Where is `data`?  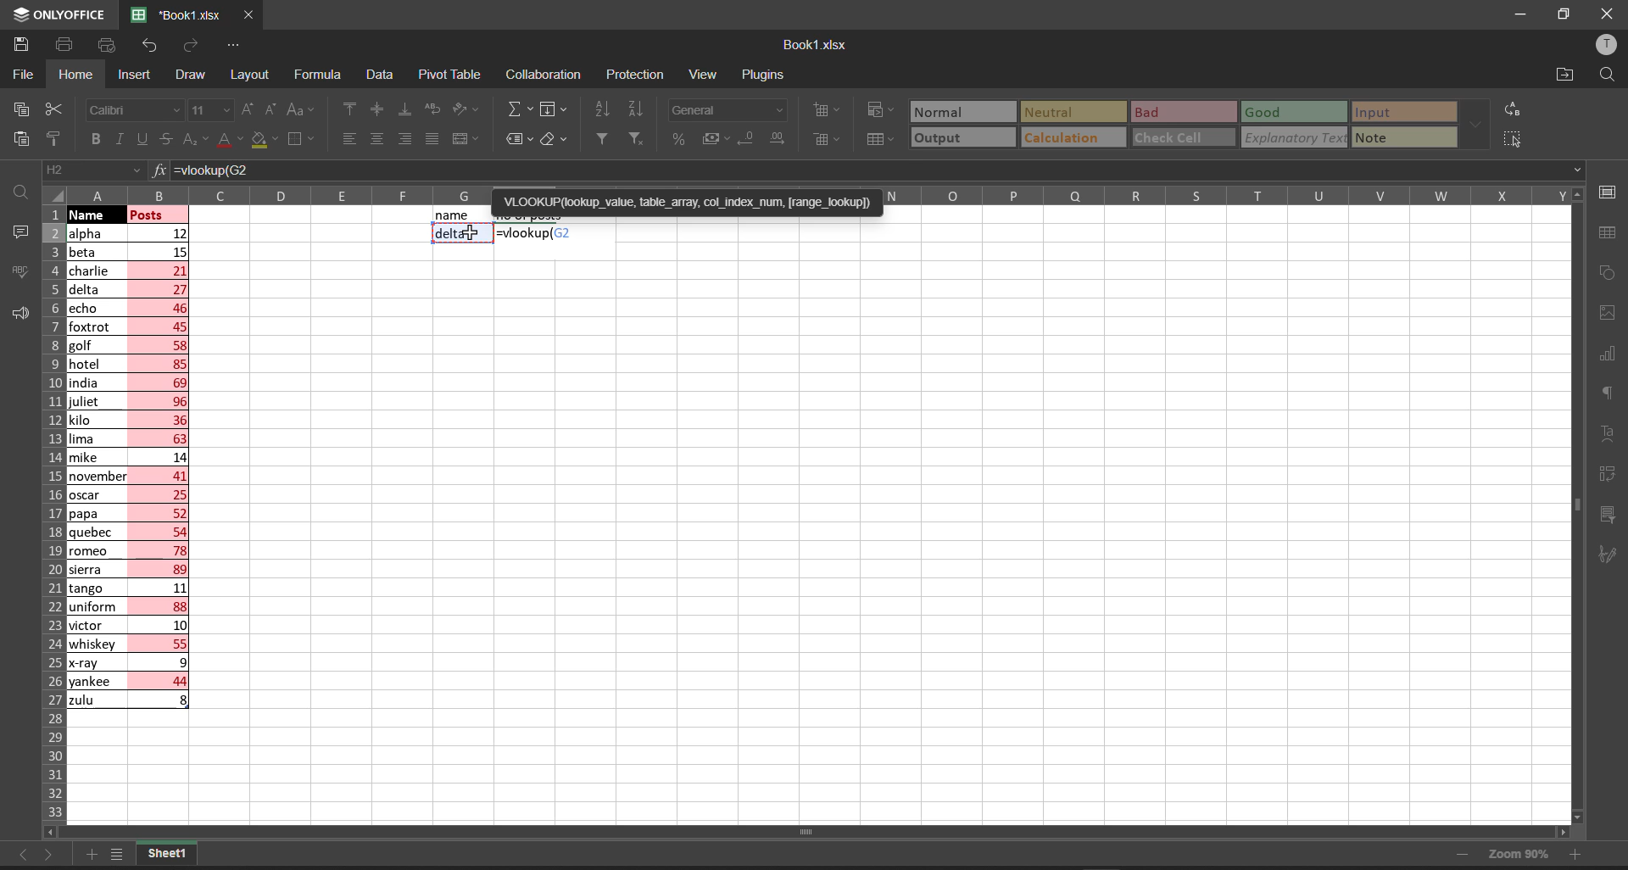
data is located at coordinates (380, 75).